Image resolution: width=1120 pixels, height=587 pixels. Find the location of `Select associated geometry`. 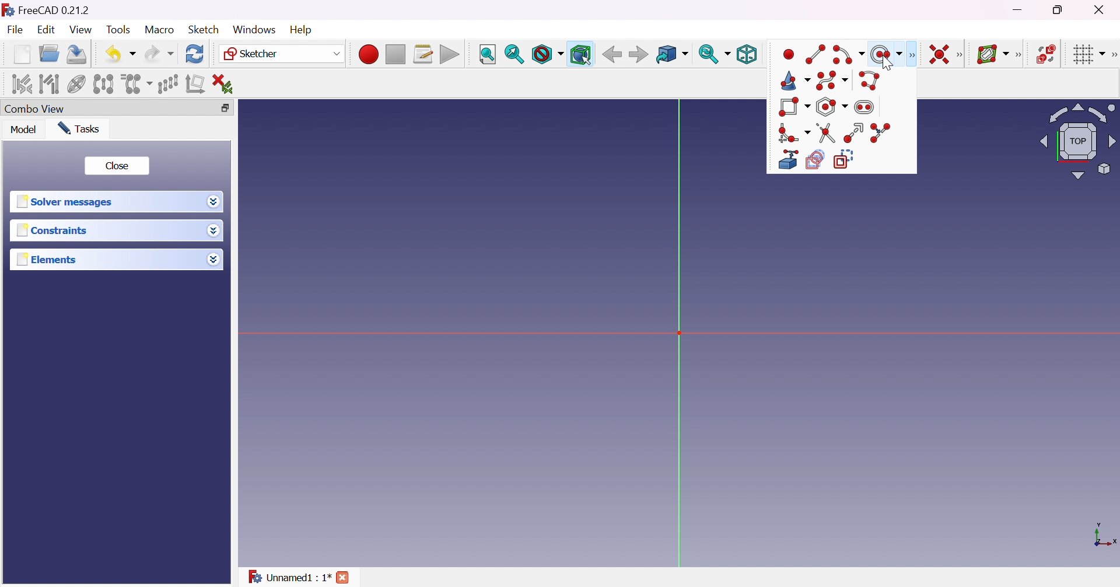

Select associated geometry is located at coordinates (50, 83).